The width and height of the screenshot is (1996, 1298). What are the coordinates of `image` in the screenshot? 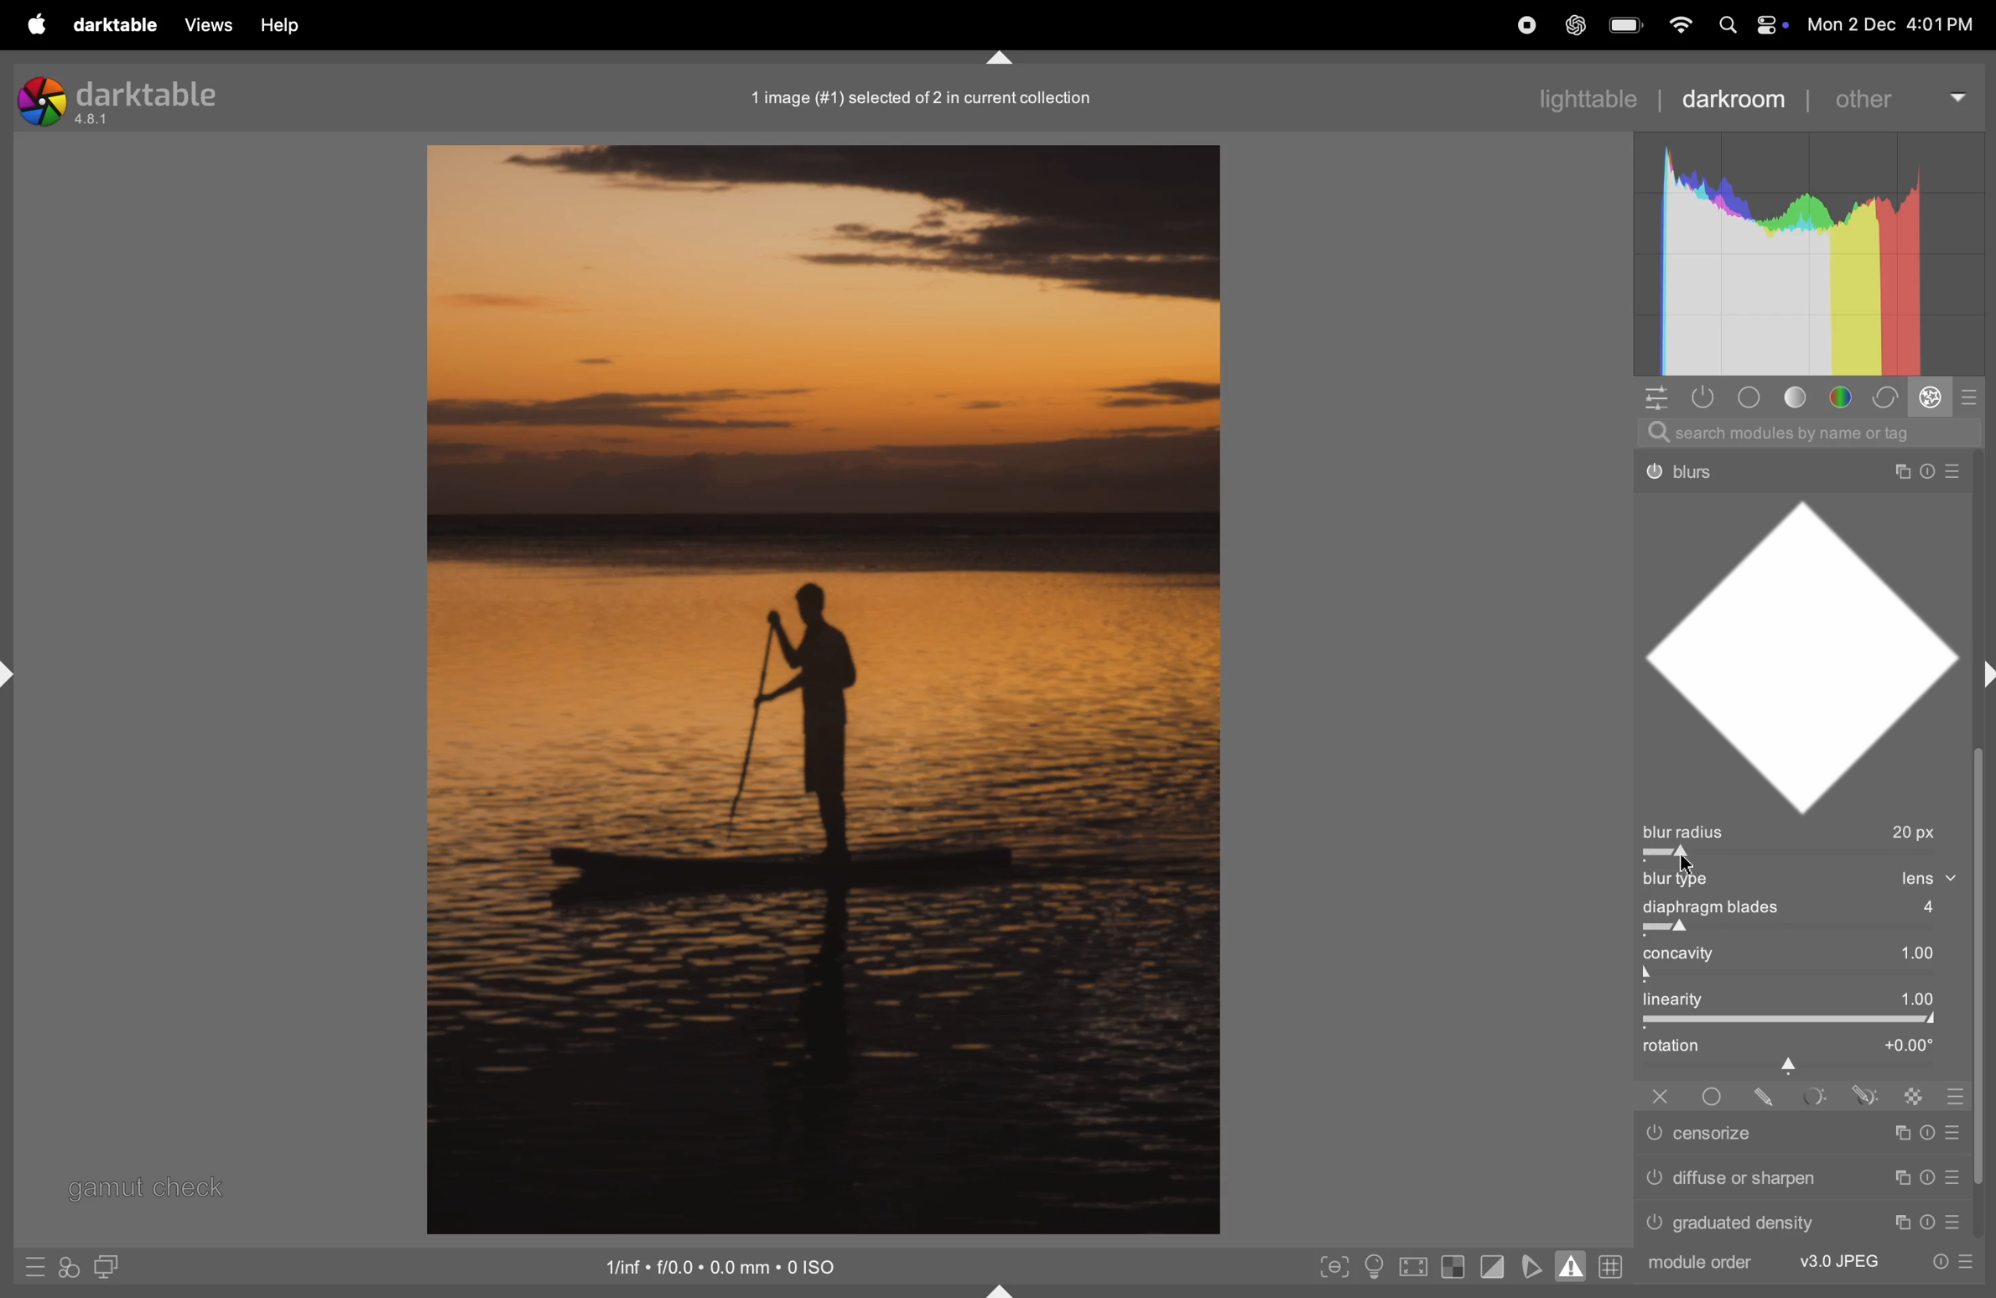 It's located at (818, 690).